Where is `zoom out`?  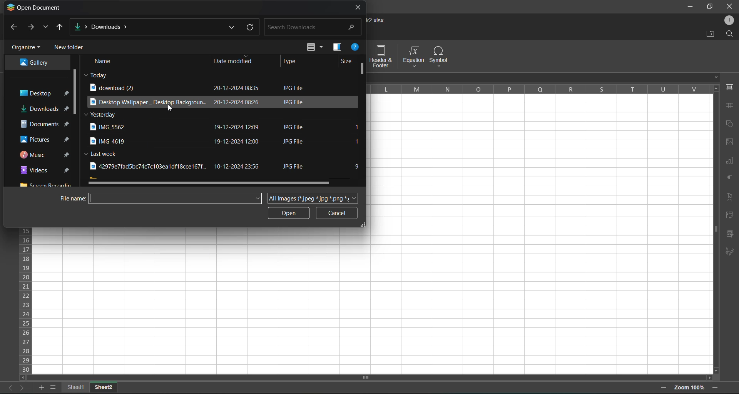
zoom out is located at coordinates (665, 389).